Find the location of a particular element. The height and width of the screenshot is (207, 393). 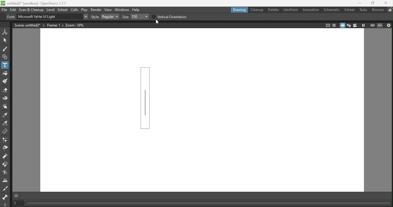

Cells is located at coordinates (75, 10).